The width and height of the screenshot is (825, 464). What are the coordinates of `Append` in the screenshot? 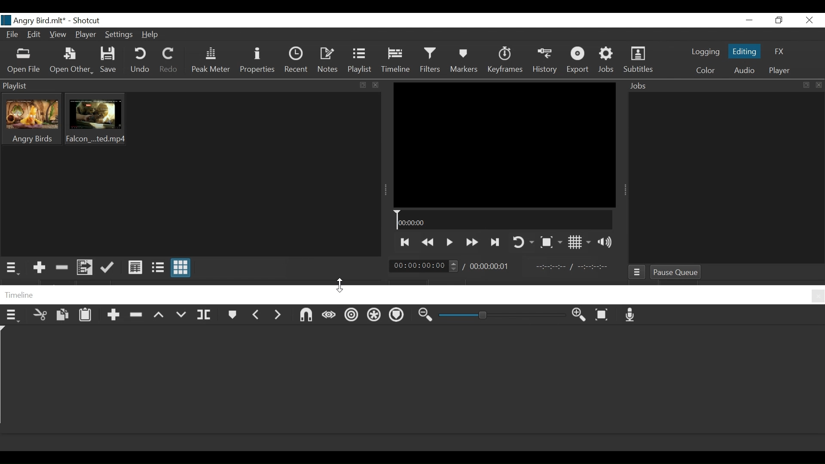 It's located at (114, 316).